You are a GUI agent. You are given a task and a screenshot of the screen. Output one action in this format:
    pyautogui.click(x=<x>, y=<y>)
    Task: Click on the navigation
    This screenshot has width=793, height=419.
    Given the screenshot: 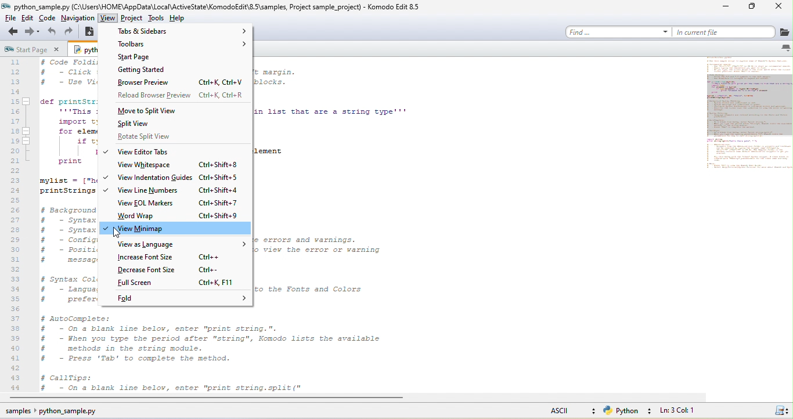 What is the action you would take?
    pyautogui.click(x=77, y=21)
    